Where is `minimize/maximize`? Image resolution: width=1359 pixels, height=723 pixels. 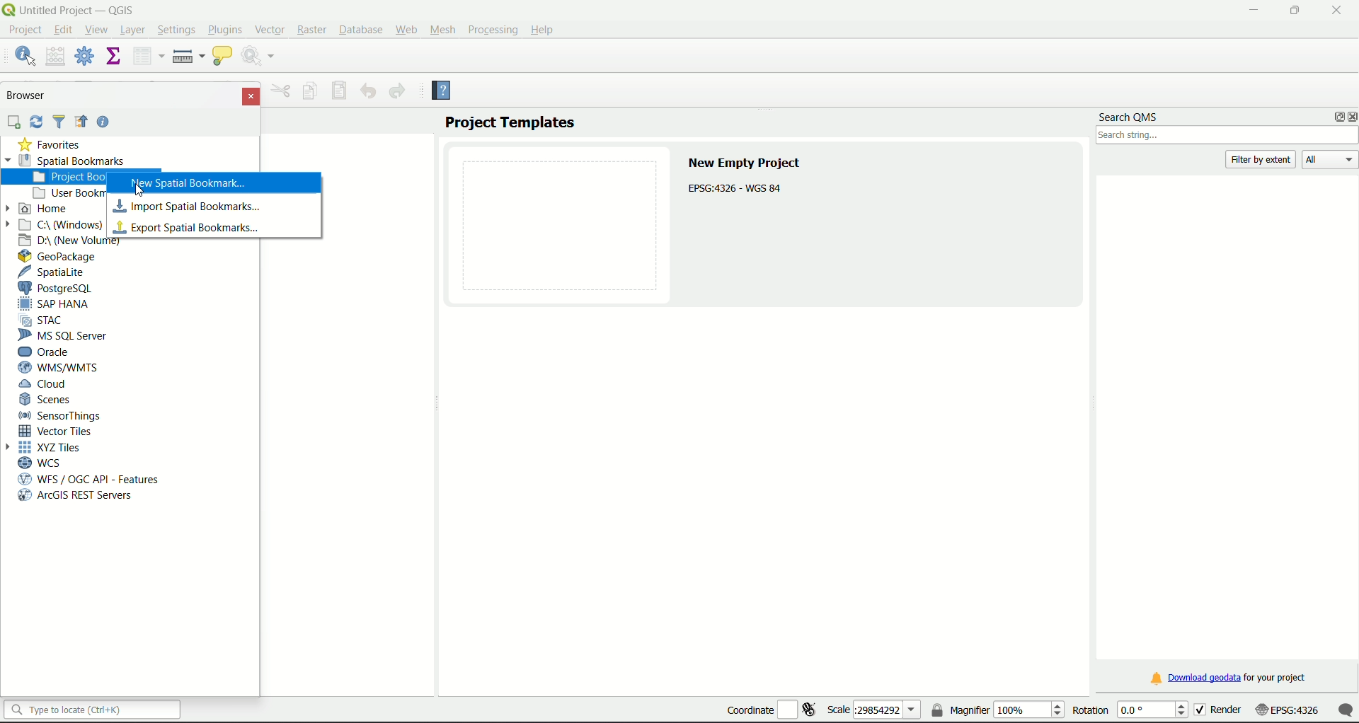 minimize/maximize is located at coordinates (1294, 11).